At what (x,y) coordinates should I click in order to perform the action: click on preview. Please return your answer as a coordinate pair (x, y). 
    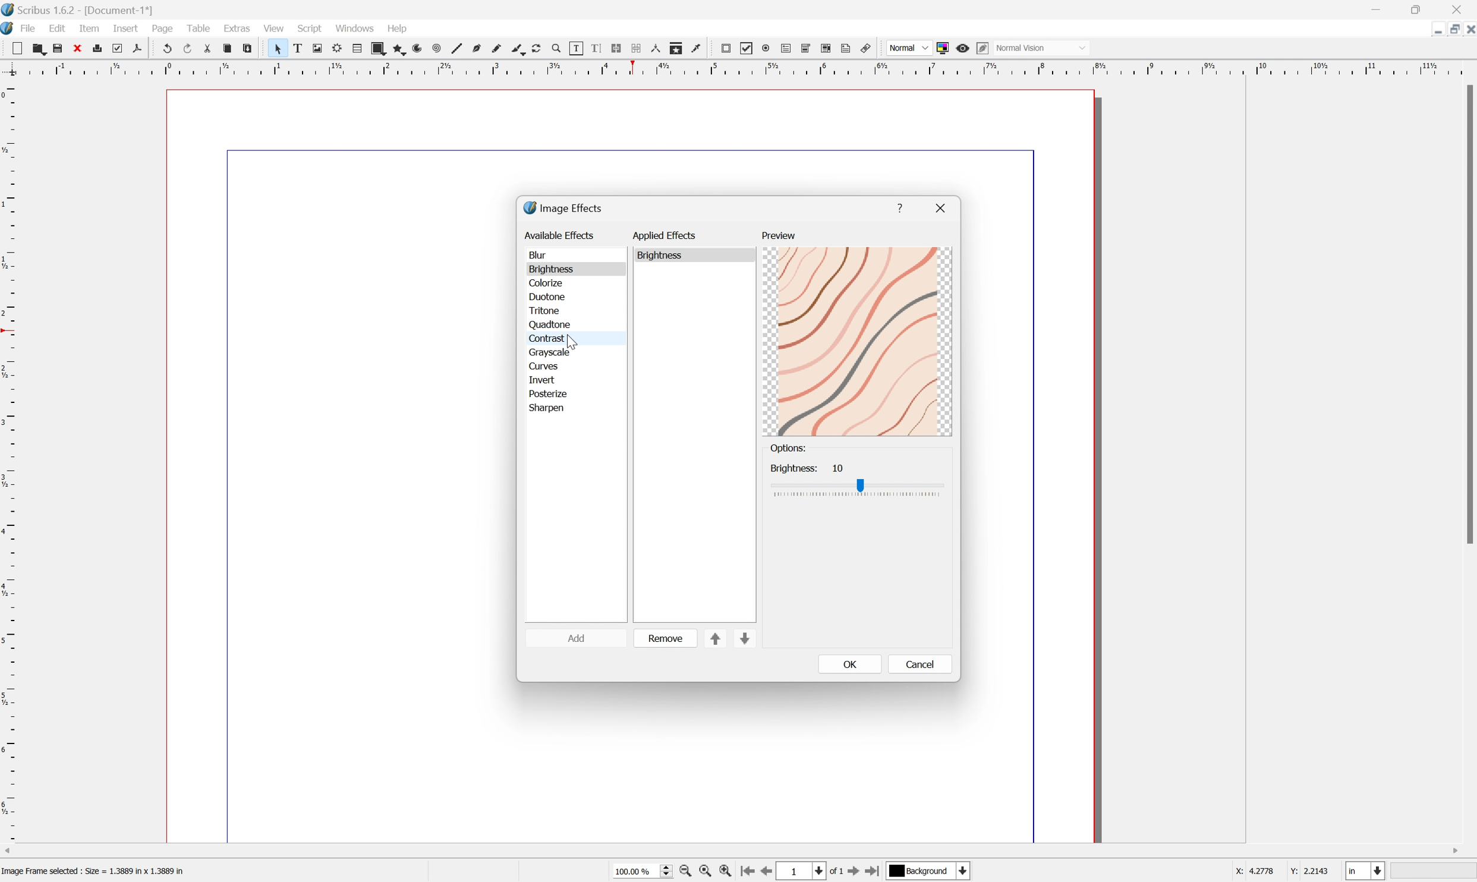
    Looking at the image, I should click on (779, 237).